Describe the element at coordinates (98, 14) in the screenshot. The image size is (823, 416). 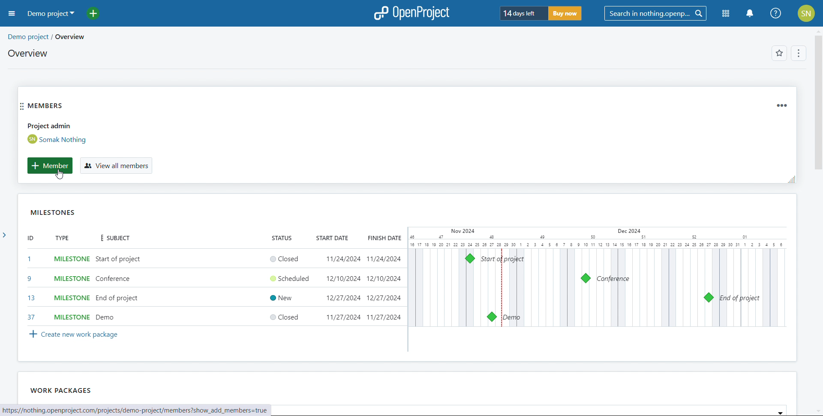
I see `add project` at that location.